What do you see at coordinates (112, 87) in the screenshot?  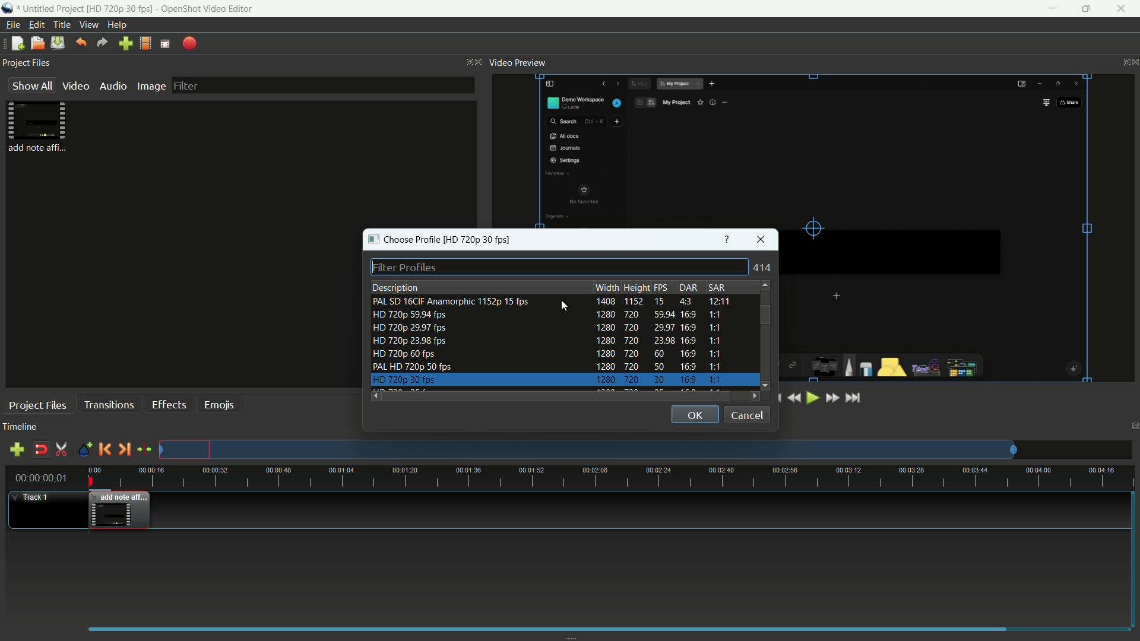 I see `audio` at bounding box center [112, 87].